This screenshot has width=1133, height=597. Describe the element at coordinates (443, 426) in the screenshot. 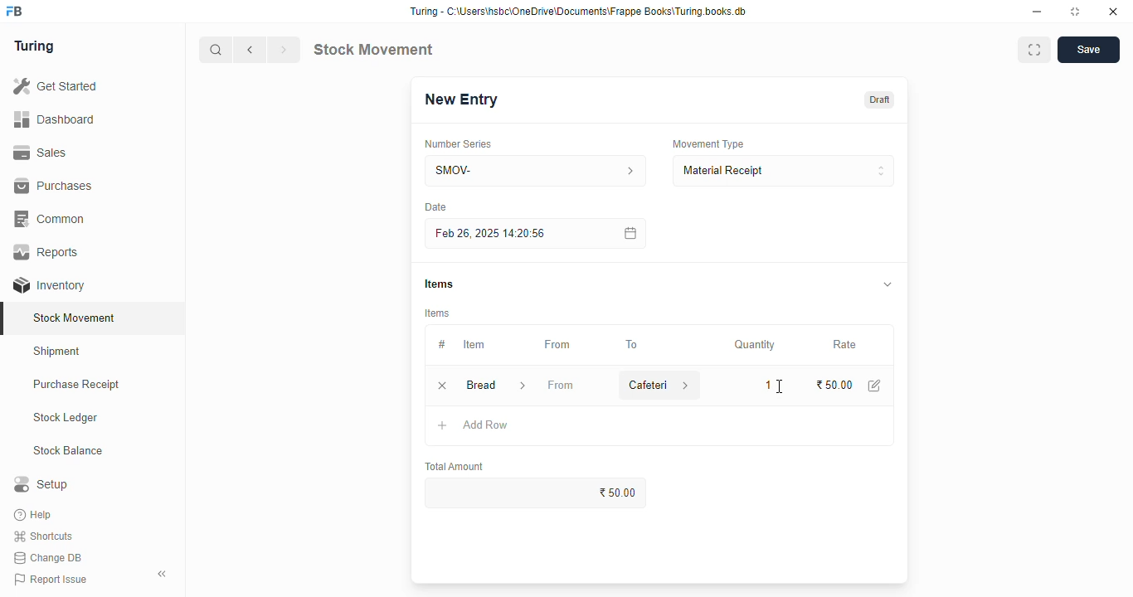

I see `add` at that location.